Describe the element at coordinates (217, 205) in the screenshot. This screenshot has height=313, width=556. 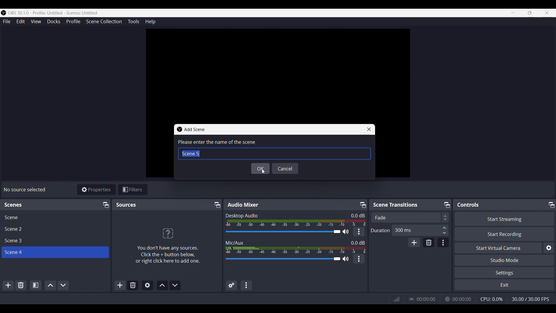
I see `Minimize` at that location.